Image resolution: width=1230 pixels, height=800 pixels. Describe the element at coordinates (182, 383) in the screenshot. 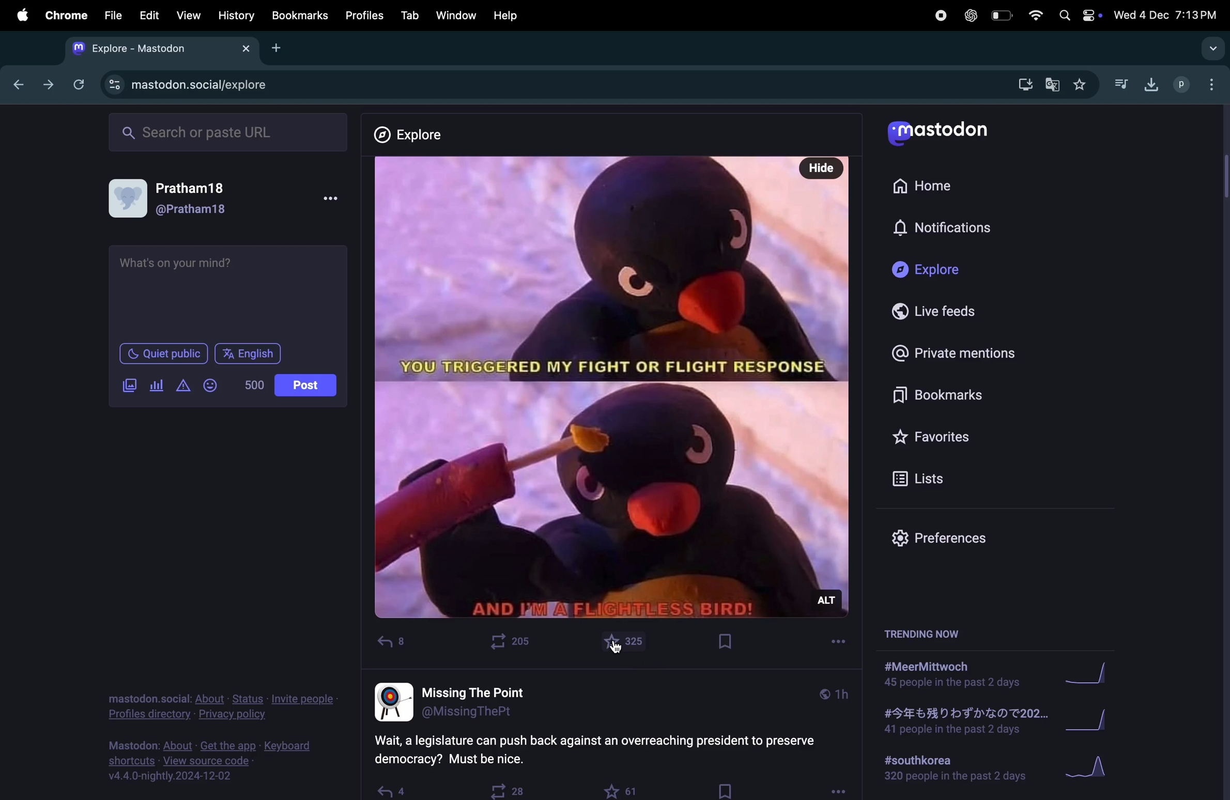

I see `alert` at that location.